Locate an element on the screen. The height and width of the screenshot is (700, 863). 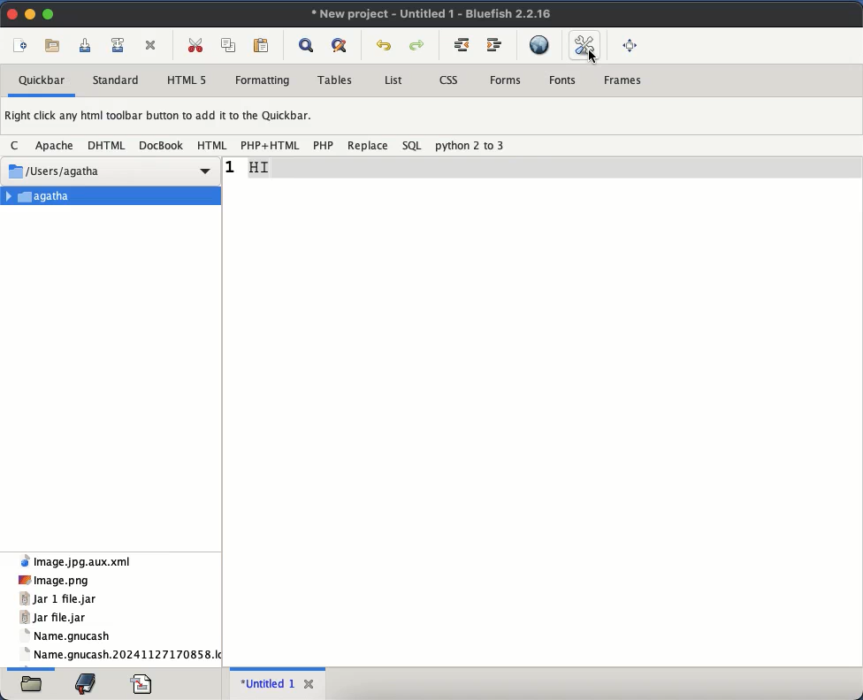
php is located at coordinates (325, 146).